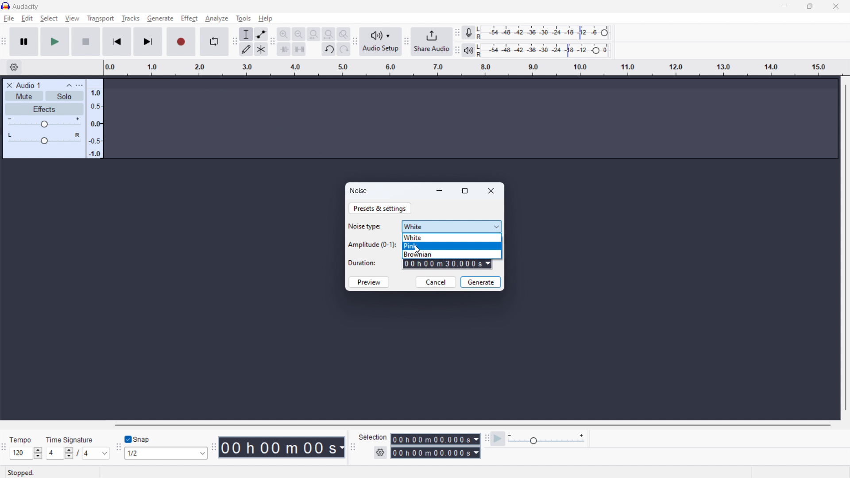  I want to click on multi tool, so click(261, 49).